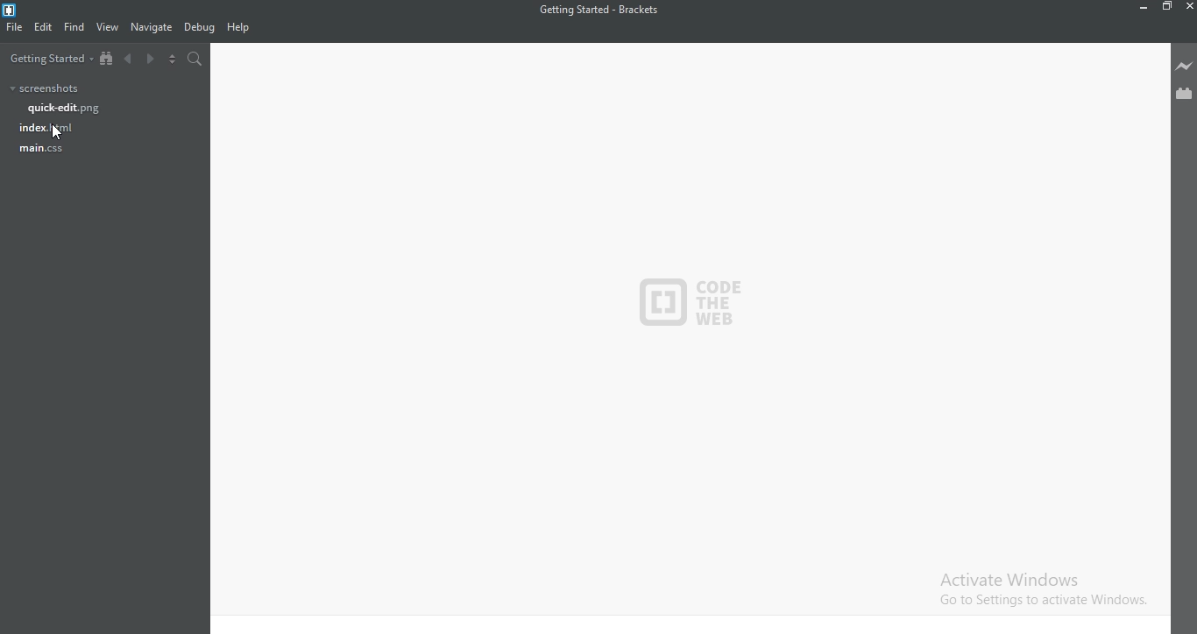  What do you see at coordinates (67, 109) in the screenshot?
I see `quick-edit.png` at bounding box center [67, 109].